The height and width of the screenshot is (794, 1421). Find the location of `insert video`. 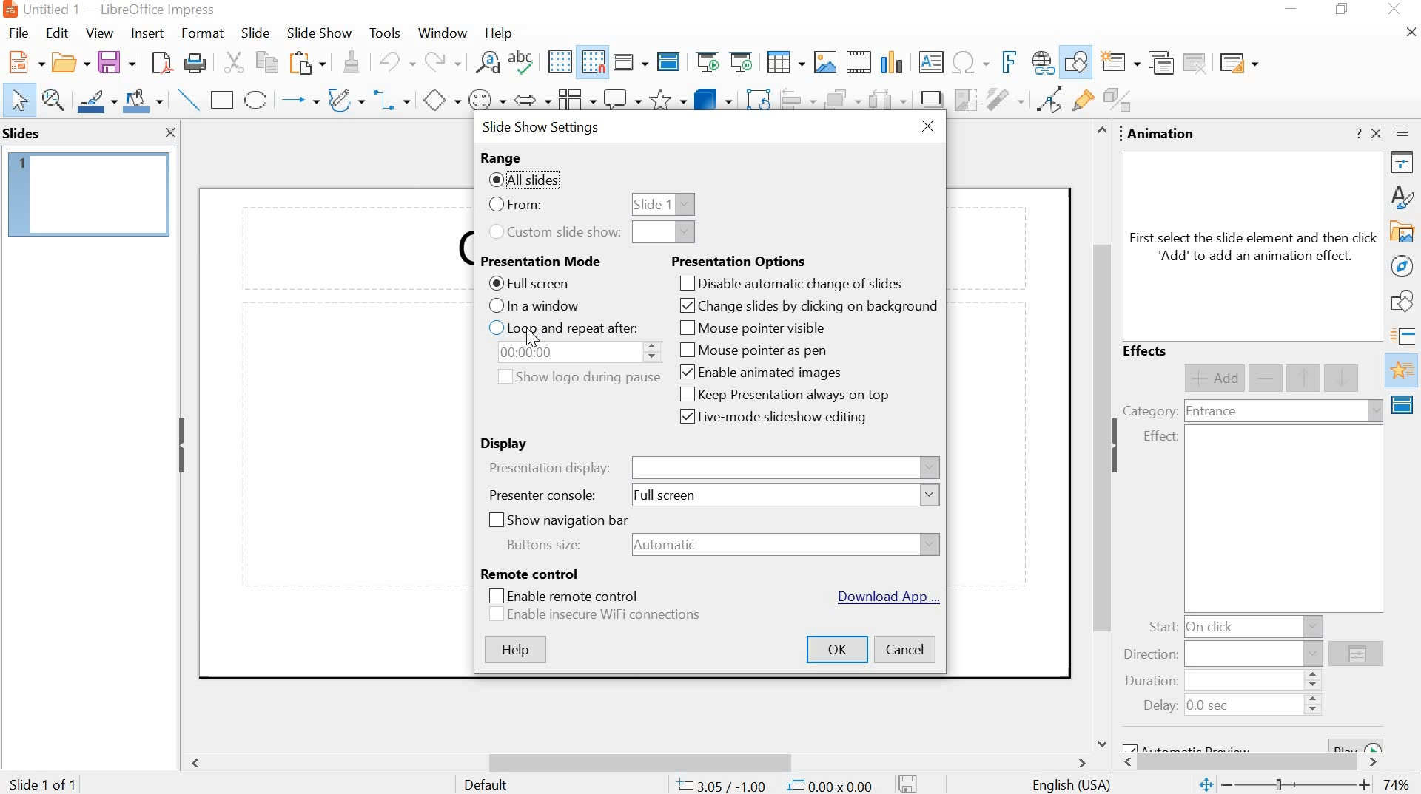

insert video is located at coordinates (859, 62).